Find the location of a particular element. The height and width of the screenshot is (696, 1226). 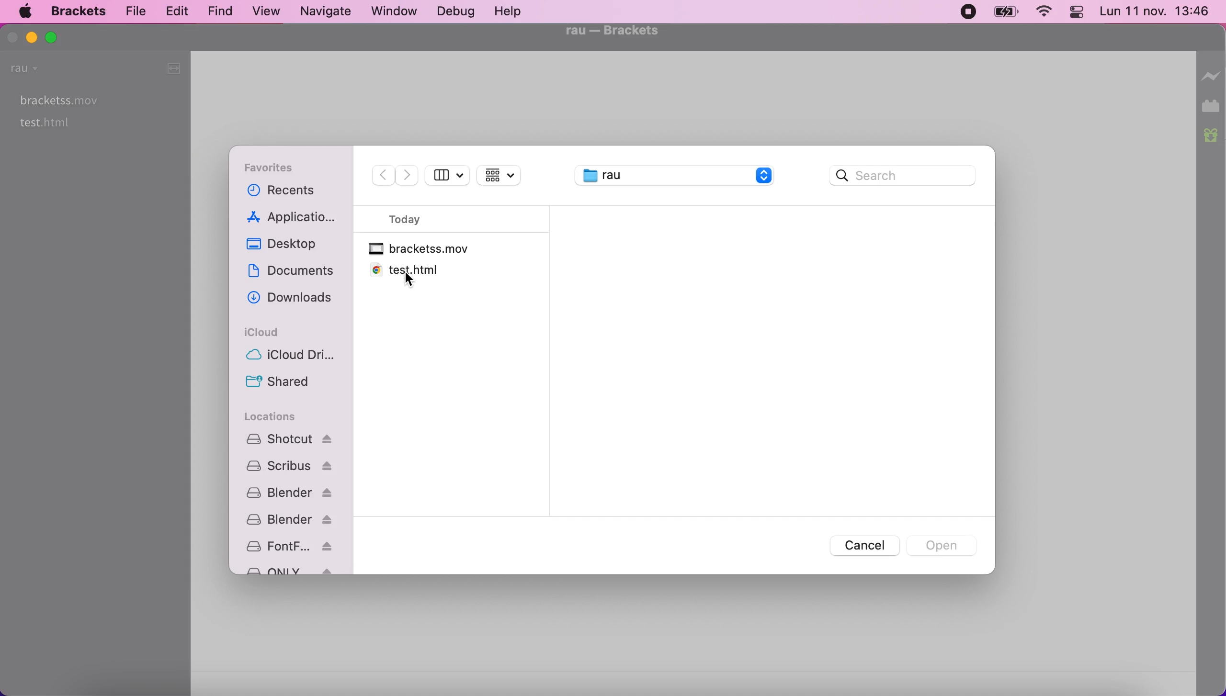

mac logo is located at coordinates (26, 12).